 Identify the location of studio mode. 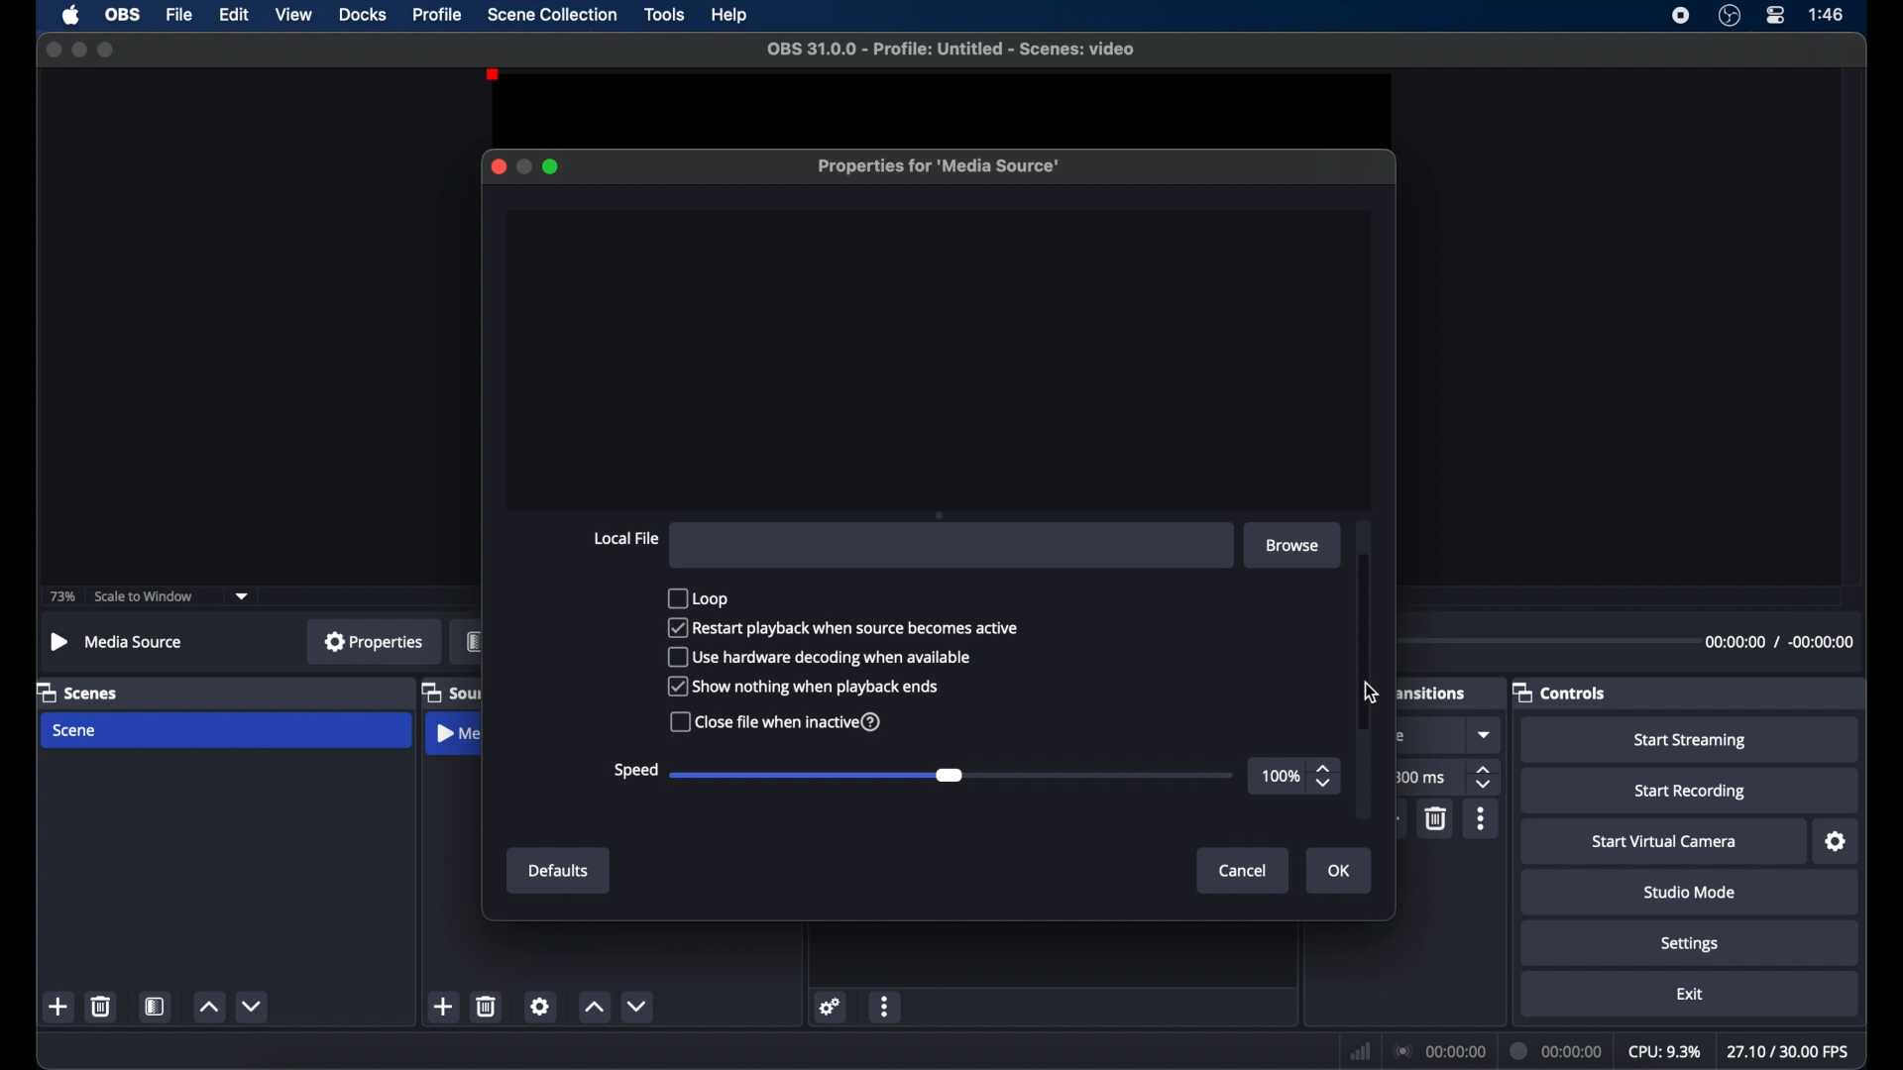
(1691, 892).